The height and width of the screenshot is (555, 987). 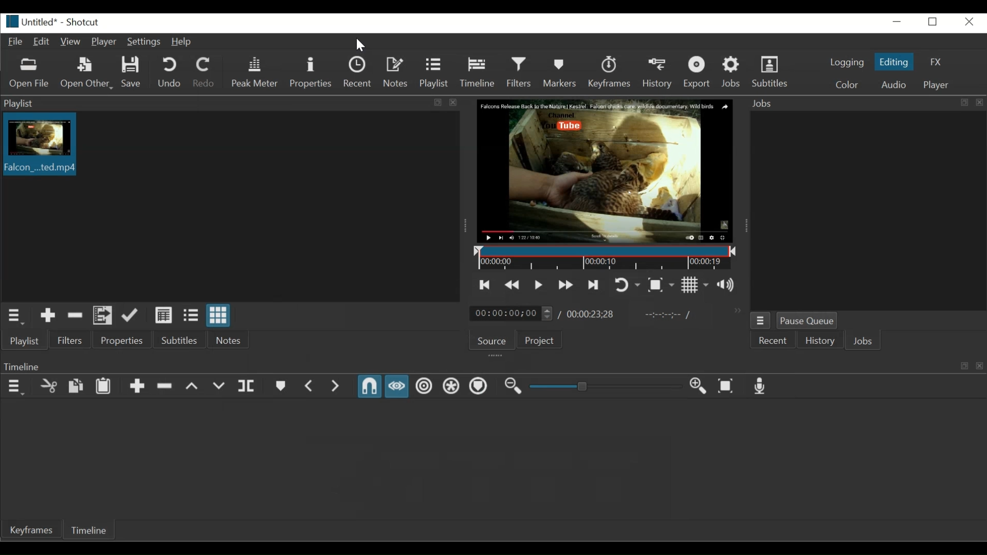 What do you see at coordinates (811, 321) in the screenshot?
I see `Pause Queue` at bounding box center [811, 321].